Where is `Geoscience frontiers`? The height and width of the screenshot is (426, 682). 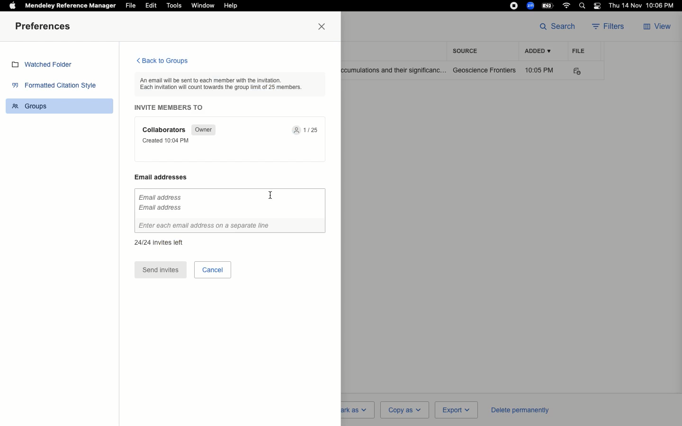
Geoscience frontiers is located at coordinates (485, 70).